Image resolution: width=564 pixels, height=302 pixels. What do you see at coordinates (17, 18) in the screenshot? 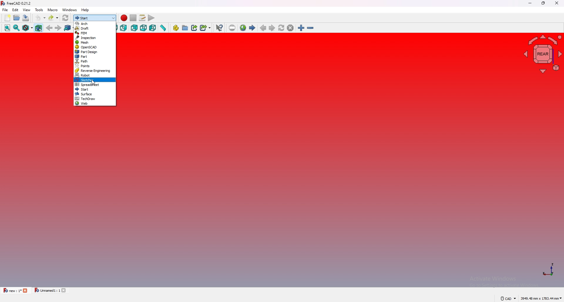
I see `open` at bounding box center [17, 18].